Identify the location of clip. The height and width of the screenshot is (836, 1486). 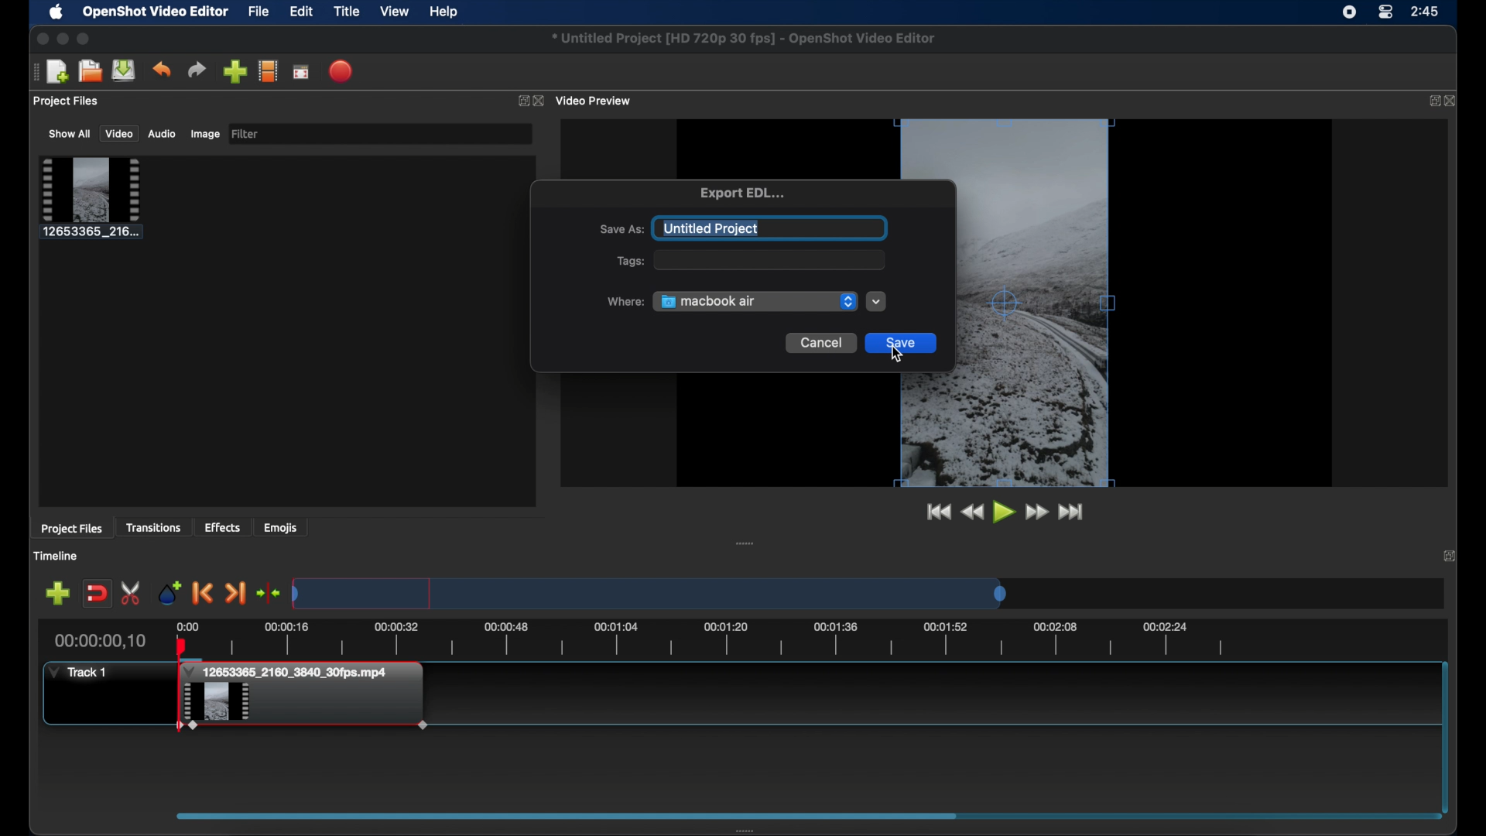
(303, 708).